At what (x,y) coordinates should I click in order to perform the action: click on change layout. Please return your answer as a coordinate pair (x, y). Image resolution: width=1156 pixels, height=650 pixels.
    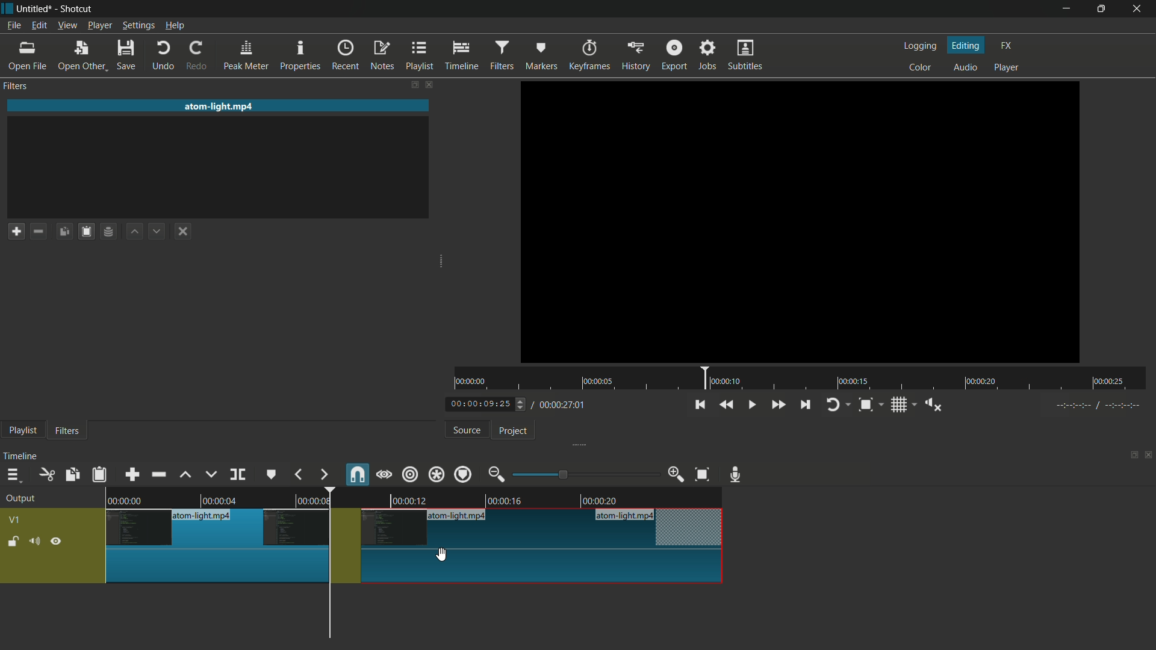
    Looking at the image, I should click on (1130, 454).